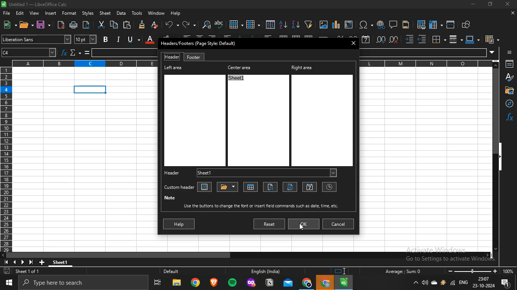  What do you see at coordinates (290, 187) in the screenshot?
I see `pages` at bounding box center [290, 187].